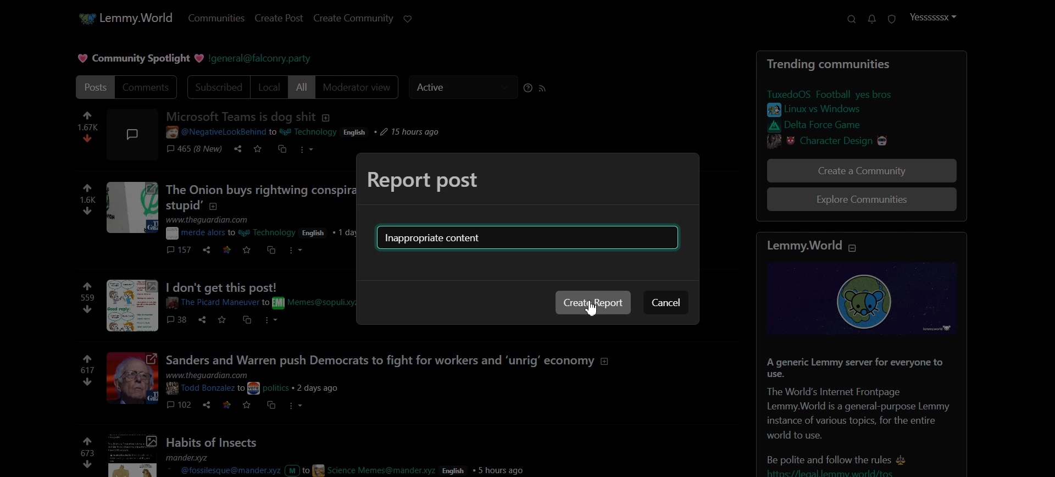 Image resolution: width=1055 pixels, height=477 pixels. What do you see at coordinates (262, 59) in the screenshot?
I see `Hyperlink` at bounding box center [262, 59].